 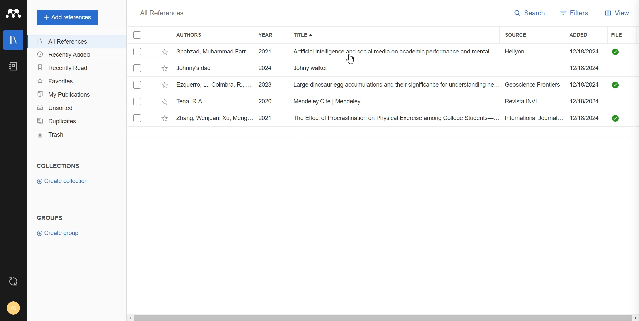 What do you see at coordinates (388, 102) in the screenshot?
I see `Tena, RA 2020 Mendeley Cite | Mendeley Revista INVI 12/18/2024` at bounding box center [388, 102].